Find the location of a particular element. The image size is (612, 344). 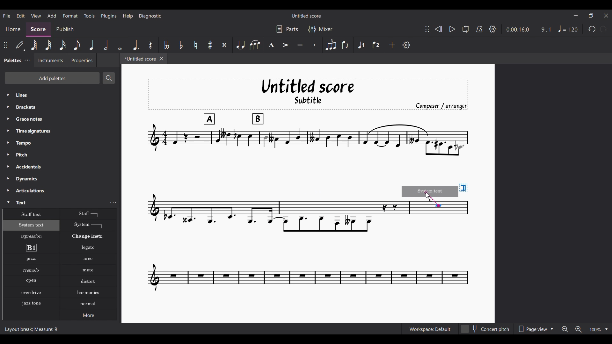

Metronome is located at coordinates (479, 29).